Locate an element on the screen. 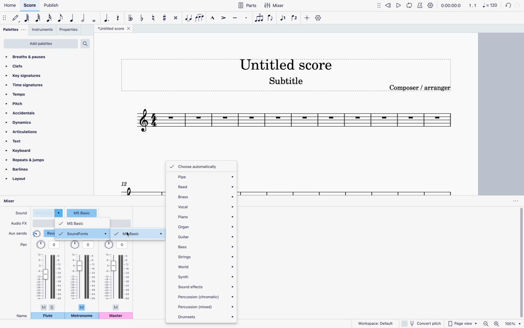 The width and height of the screenshot is (524, 328). repeats & jumps is located at coordinates (30, 161).